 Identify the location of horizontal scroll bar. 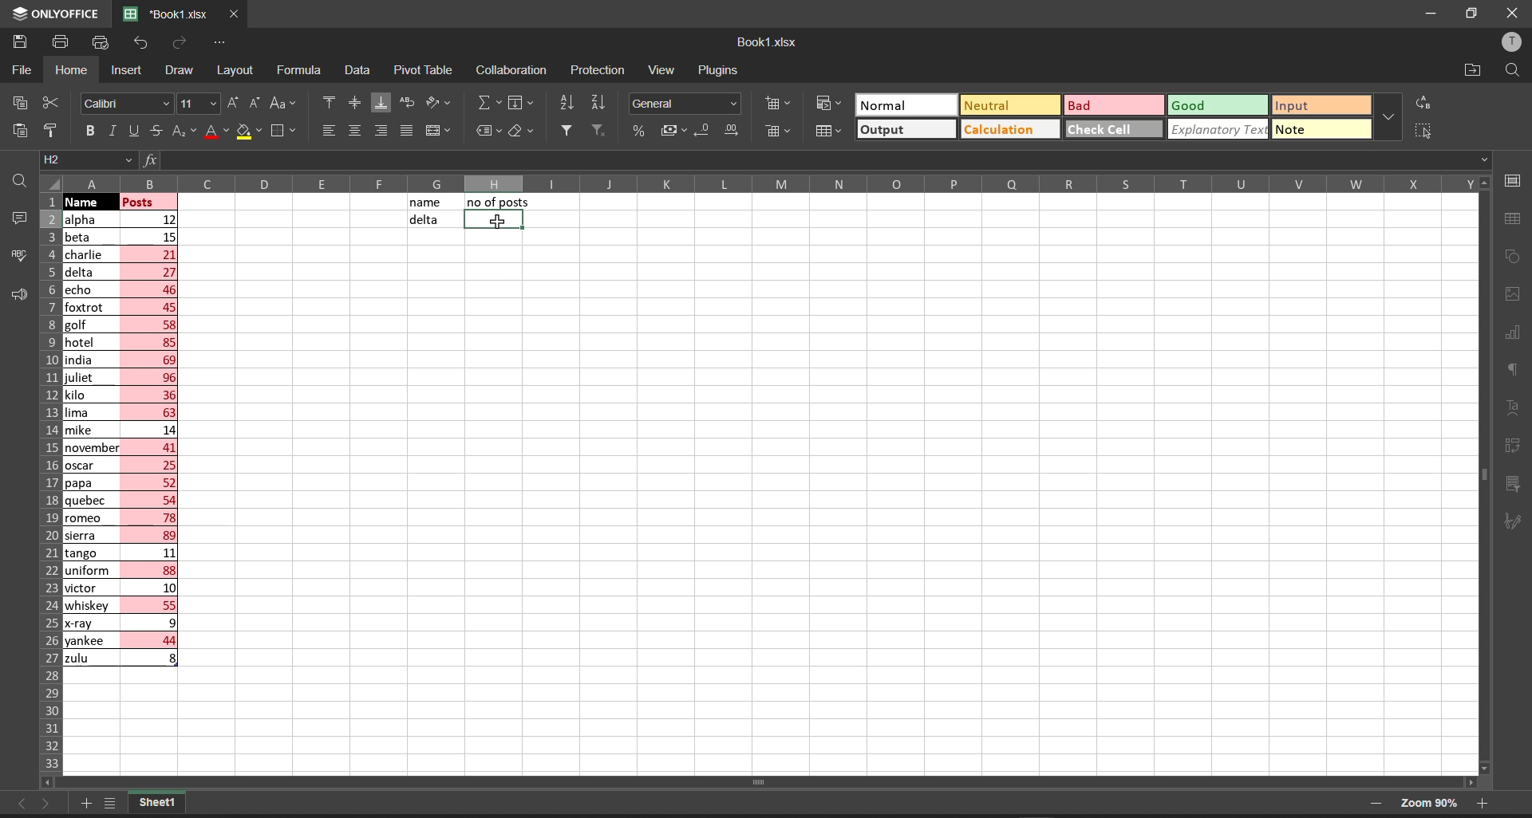
(763, 782).